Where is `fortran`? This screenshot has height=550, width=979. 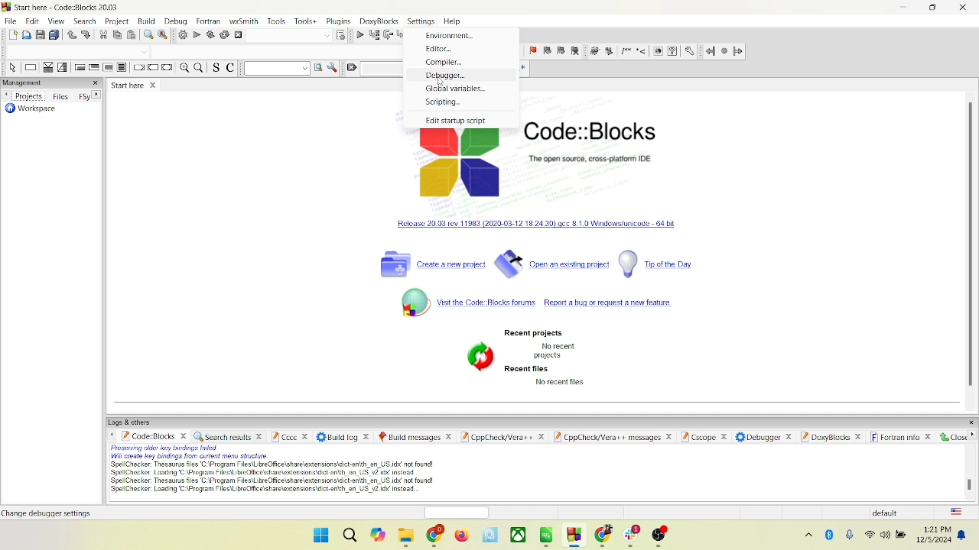 fortran is located at coordinates (210, 21).